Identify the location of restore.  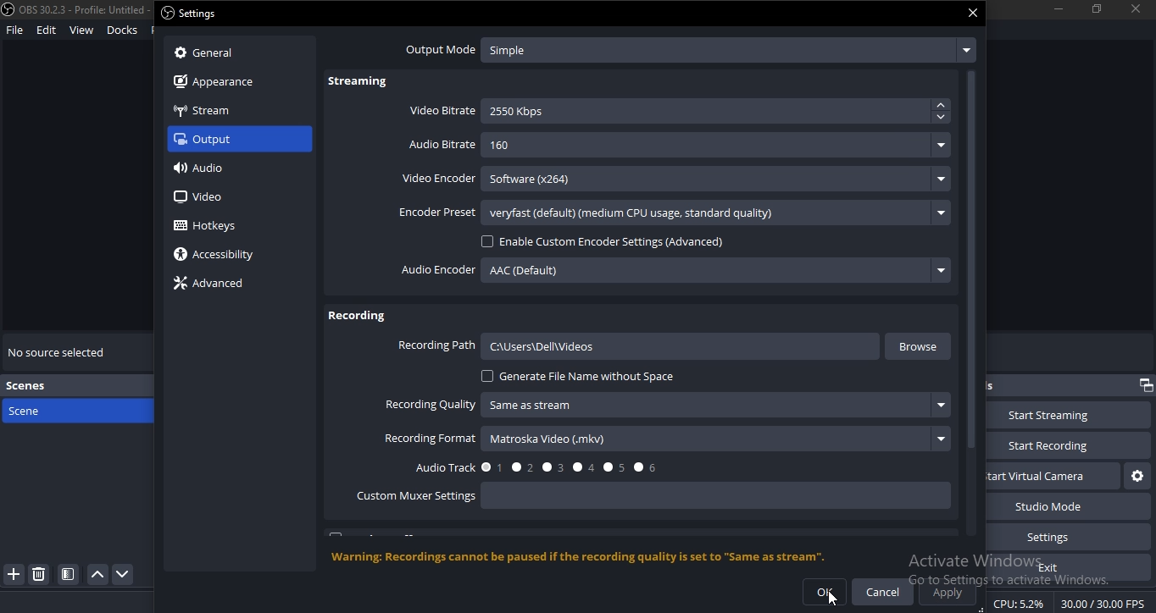
(1144, 385).